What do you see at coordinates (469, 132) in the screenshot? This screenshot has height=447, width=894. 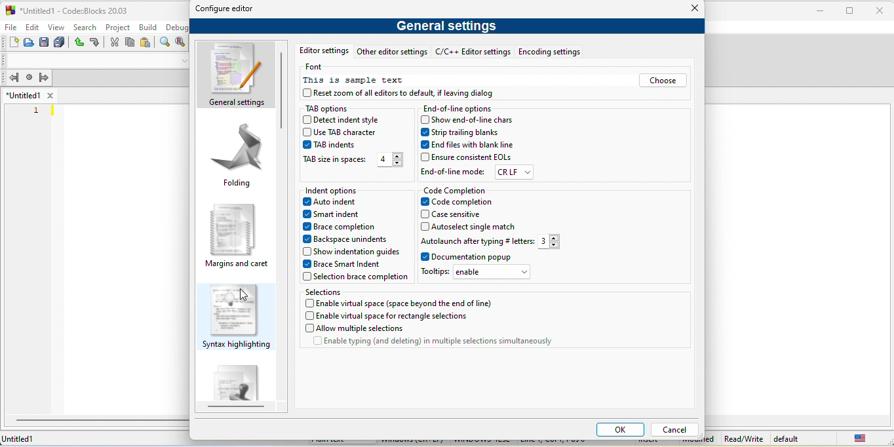 I see `strip trailing blanks` at bounding box center [469, 132].